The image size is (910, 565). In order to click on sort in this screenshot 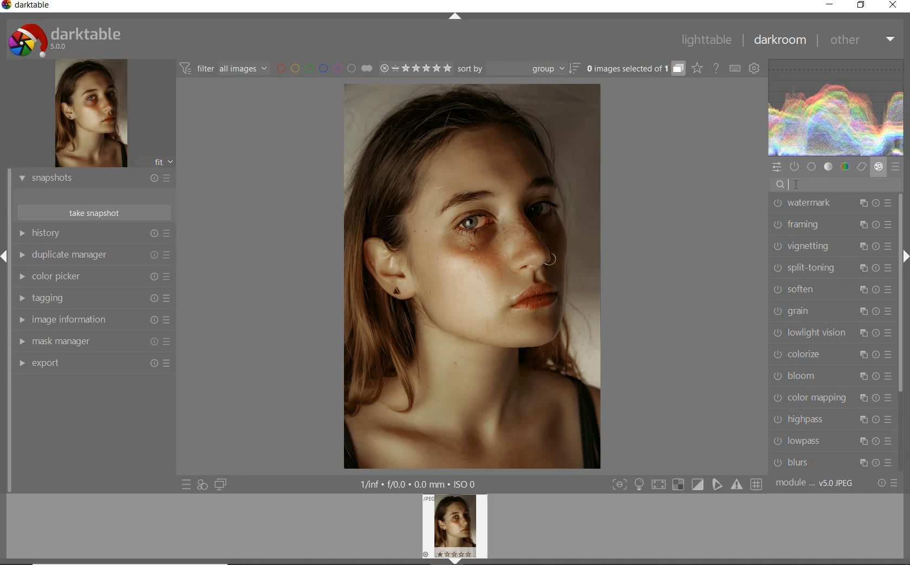, I will do `click(519, 68)`.